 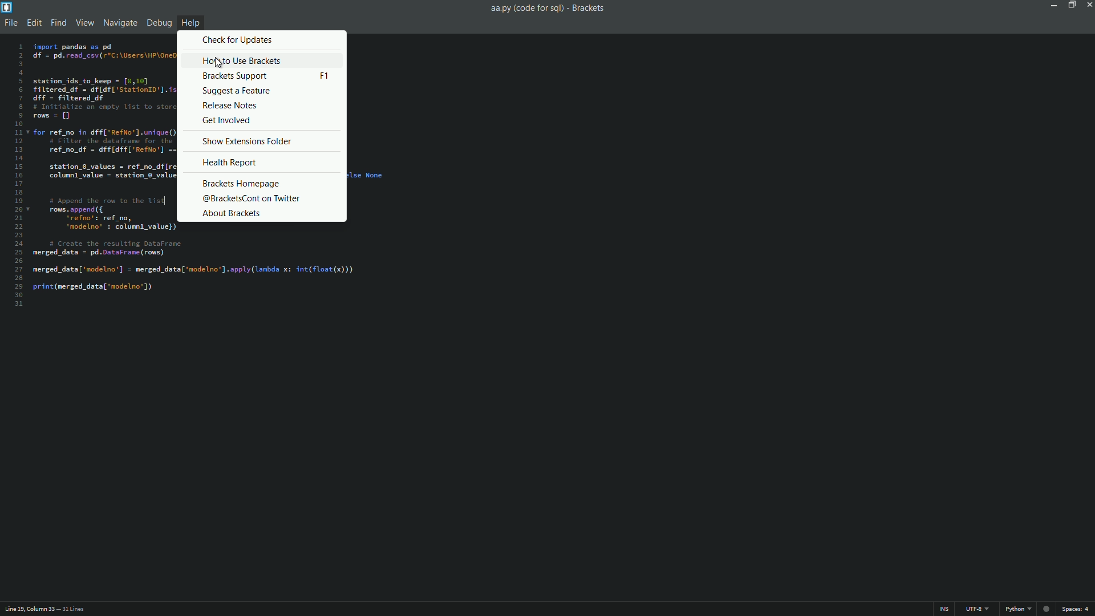 What do you see at coordinates (1088, 6) in the screenshot?
I see `close` at bounding box center [1088, 6].